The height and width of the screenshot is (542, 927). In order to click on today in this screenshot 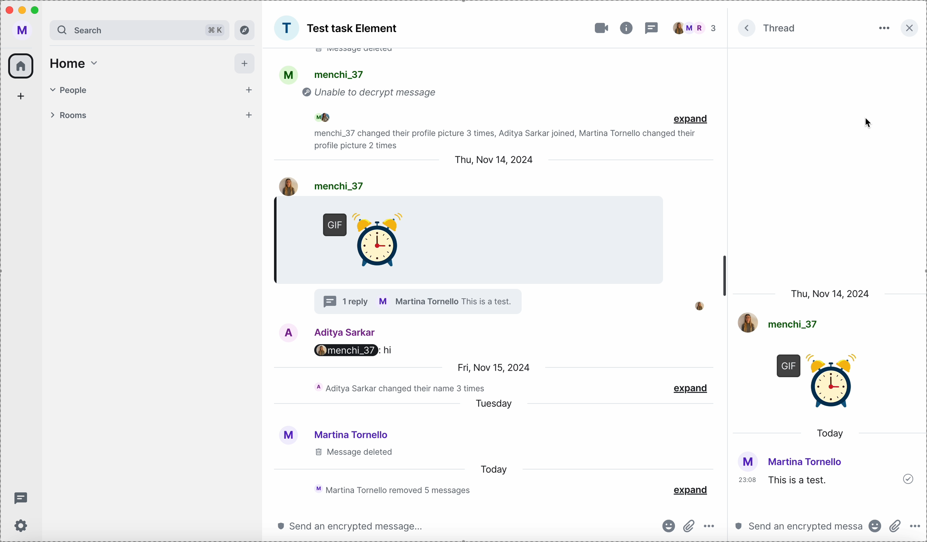, I will do `click(498, 469)`.